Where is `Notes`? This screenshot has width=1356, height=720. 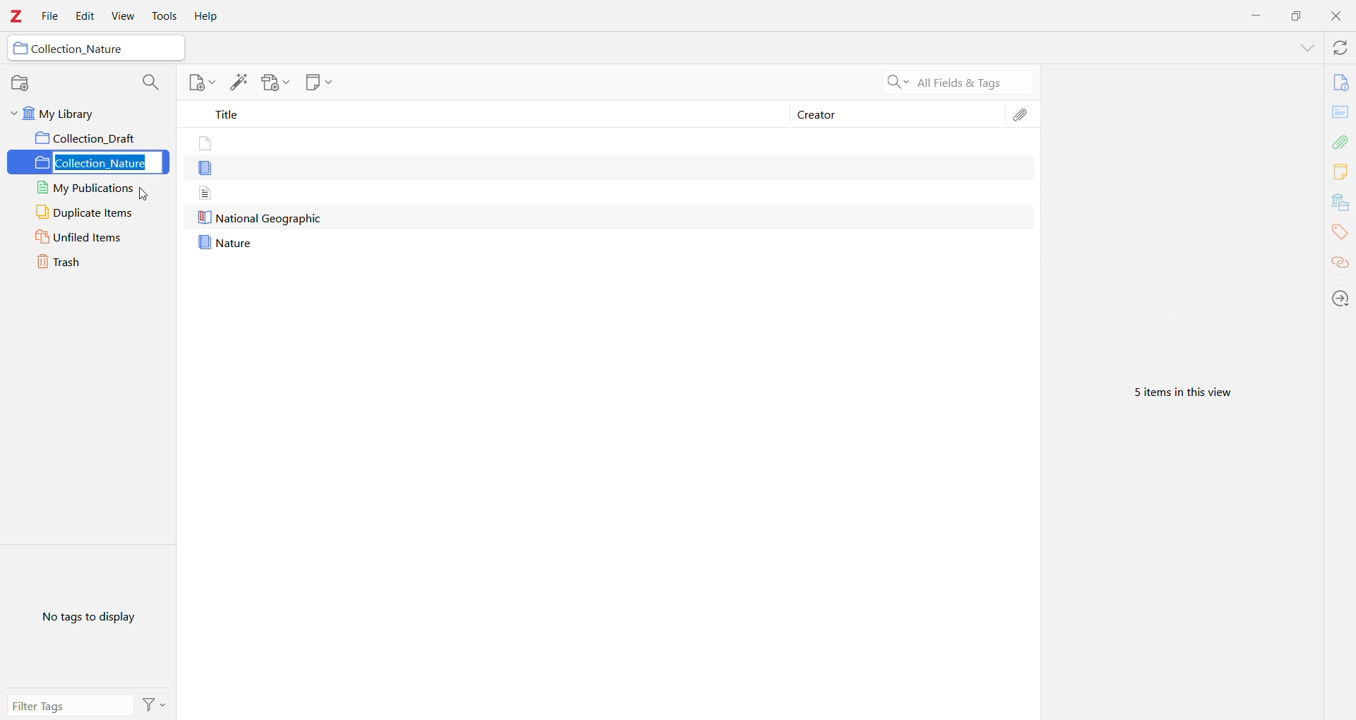 Notes is located at coordinates (1340, 171).